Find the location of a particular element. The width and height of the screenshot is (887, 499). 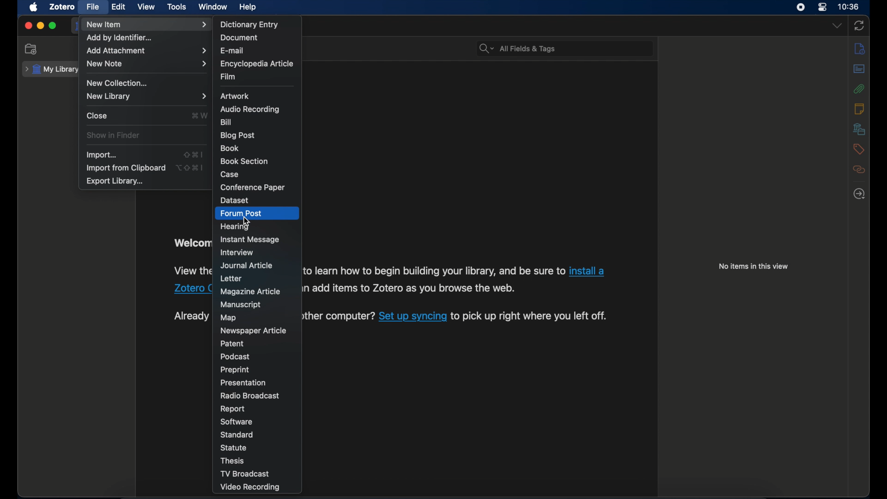

view is located at coordinates (147, 7).